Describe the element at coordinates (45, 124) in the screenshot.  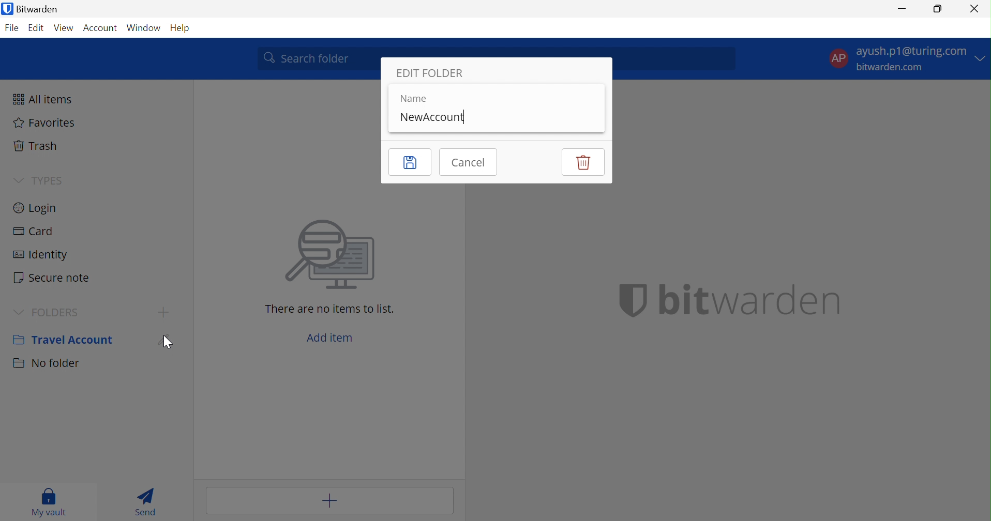
I see `Favorites` at that location.